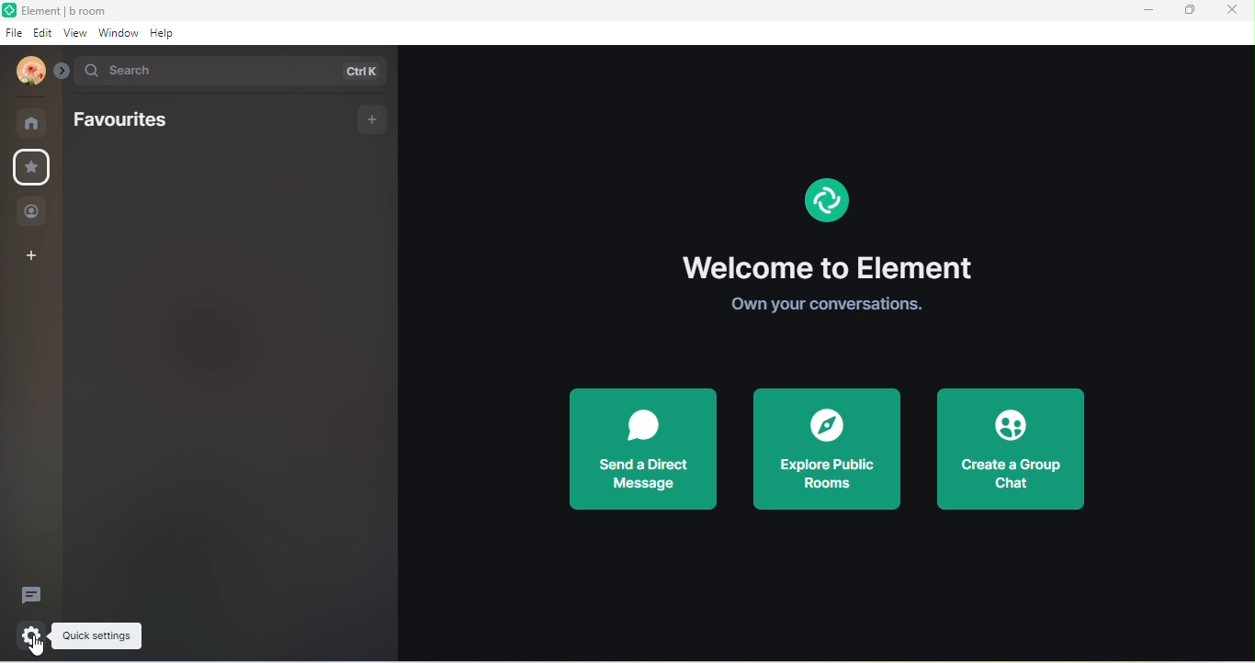 The image size is (1255, 663). Describe the element at coordinates (34, 647) in the screenshot. I see `cursor` at that location.